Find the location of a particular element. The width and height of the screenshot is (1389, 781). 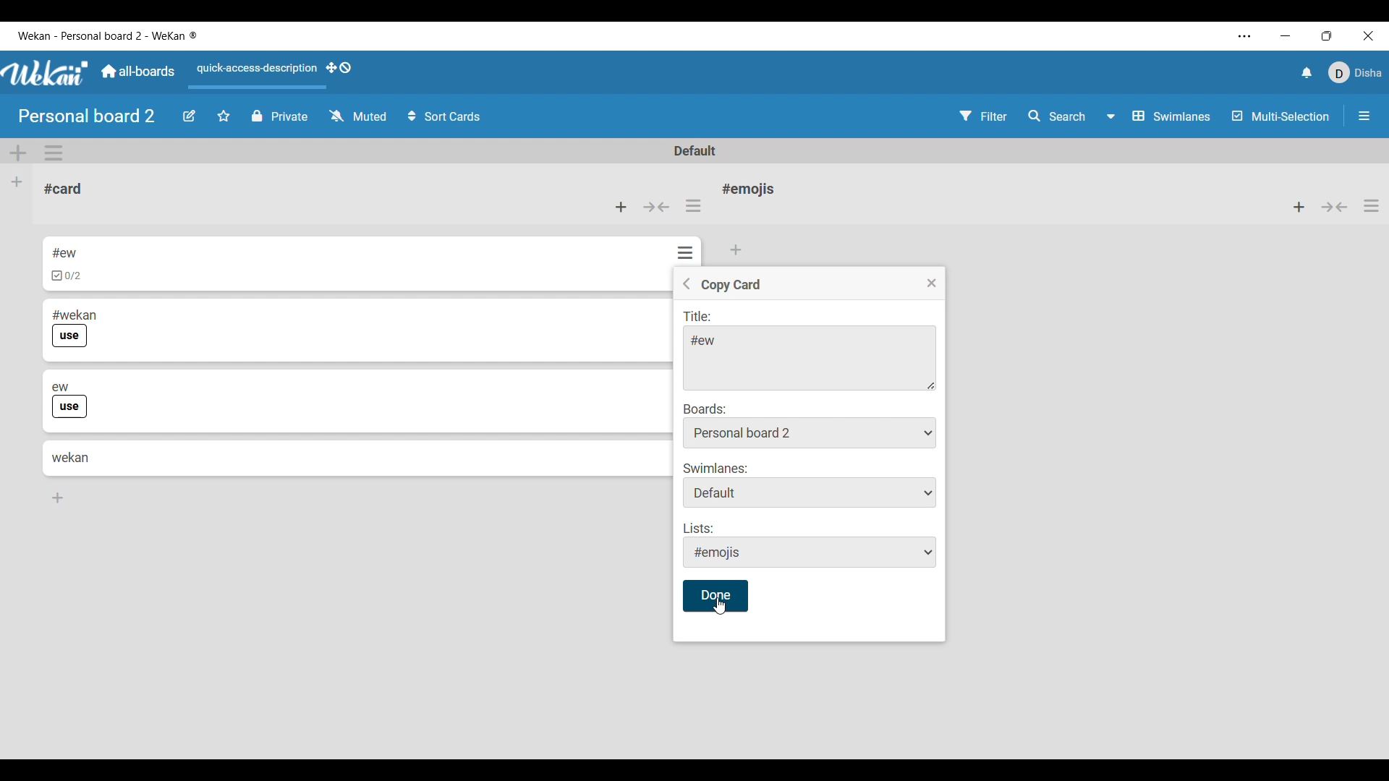

Cursor clicking on Done is located at coordinates (720, 606).